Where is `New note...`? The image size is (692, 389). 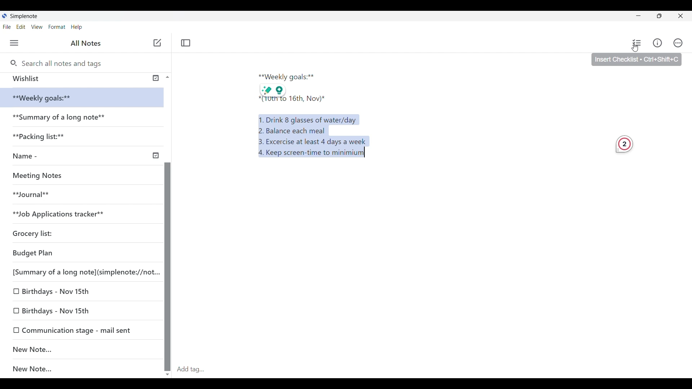 New note... is located at coordinates (85, 369).